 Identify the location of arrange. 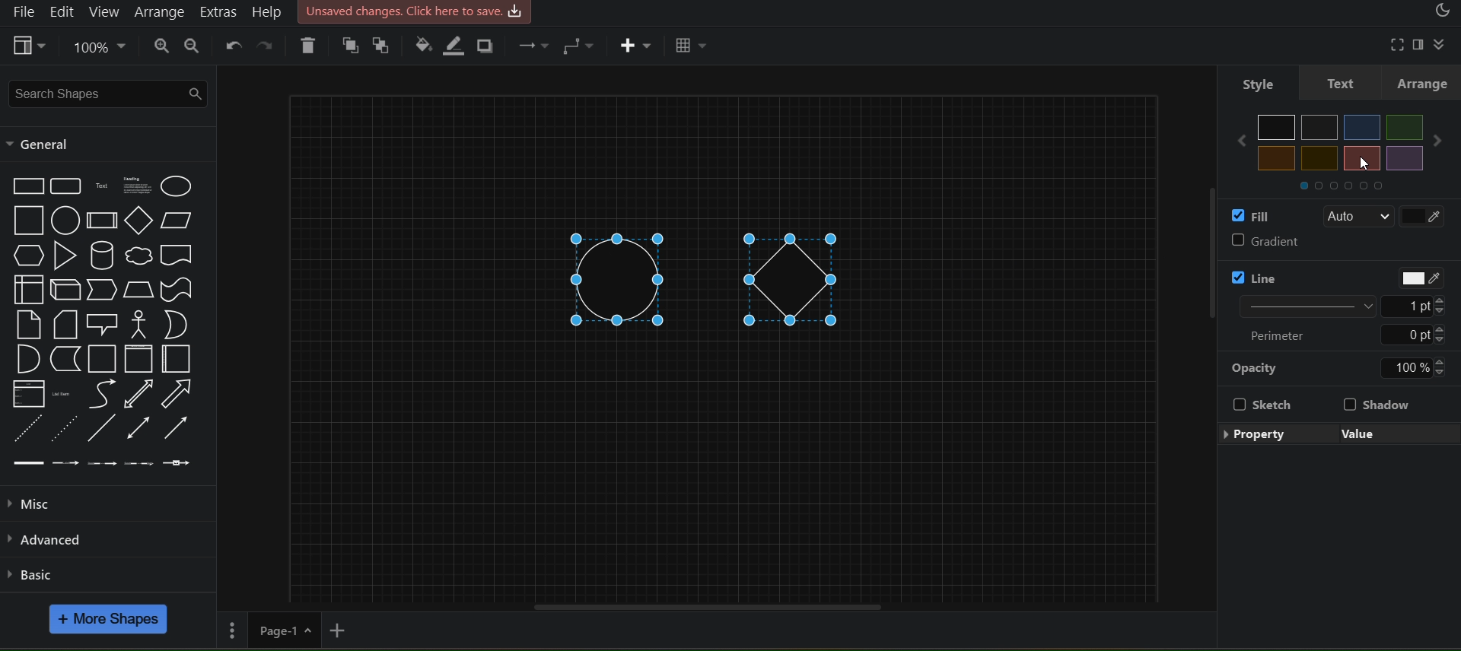
(1418, 82).